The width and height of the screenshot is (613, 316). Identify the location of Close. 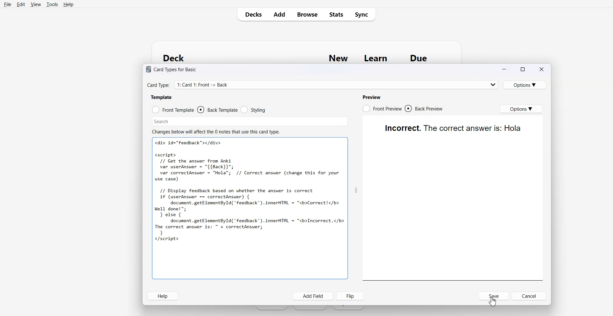
(541, 69).